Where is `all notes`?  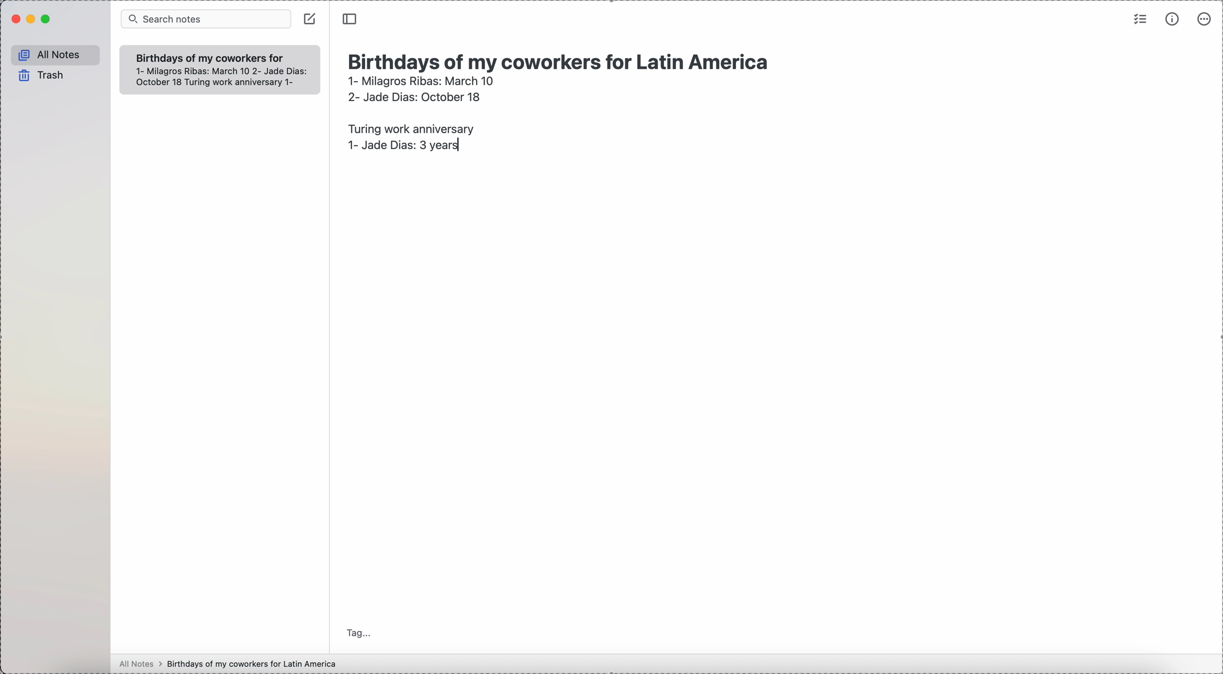
all notes is located at coordinates (56, 55).